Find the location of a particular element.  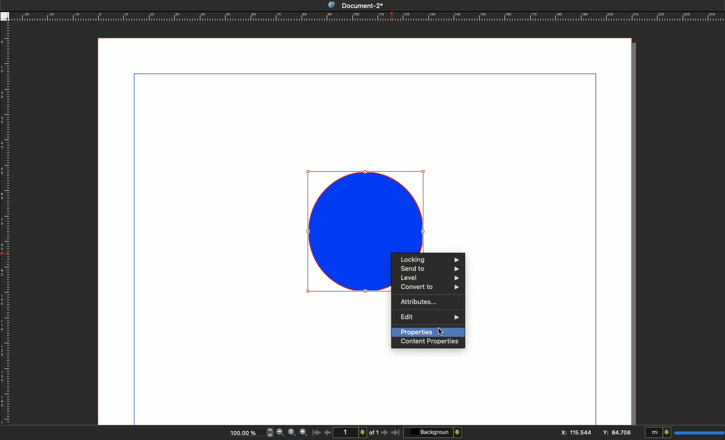

zoom in and out is located at coordinates (268, 432).